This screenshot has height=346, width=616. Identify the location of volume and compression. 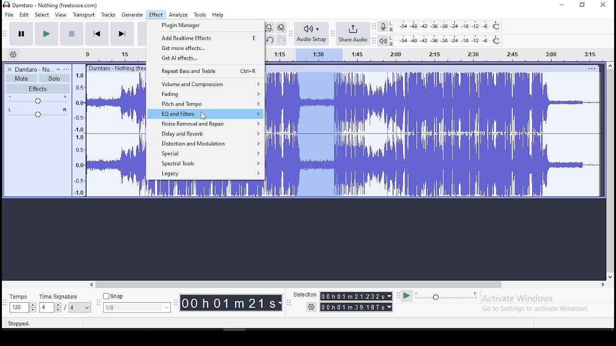
(205, 83).